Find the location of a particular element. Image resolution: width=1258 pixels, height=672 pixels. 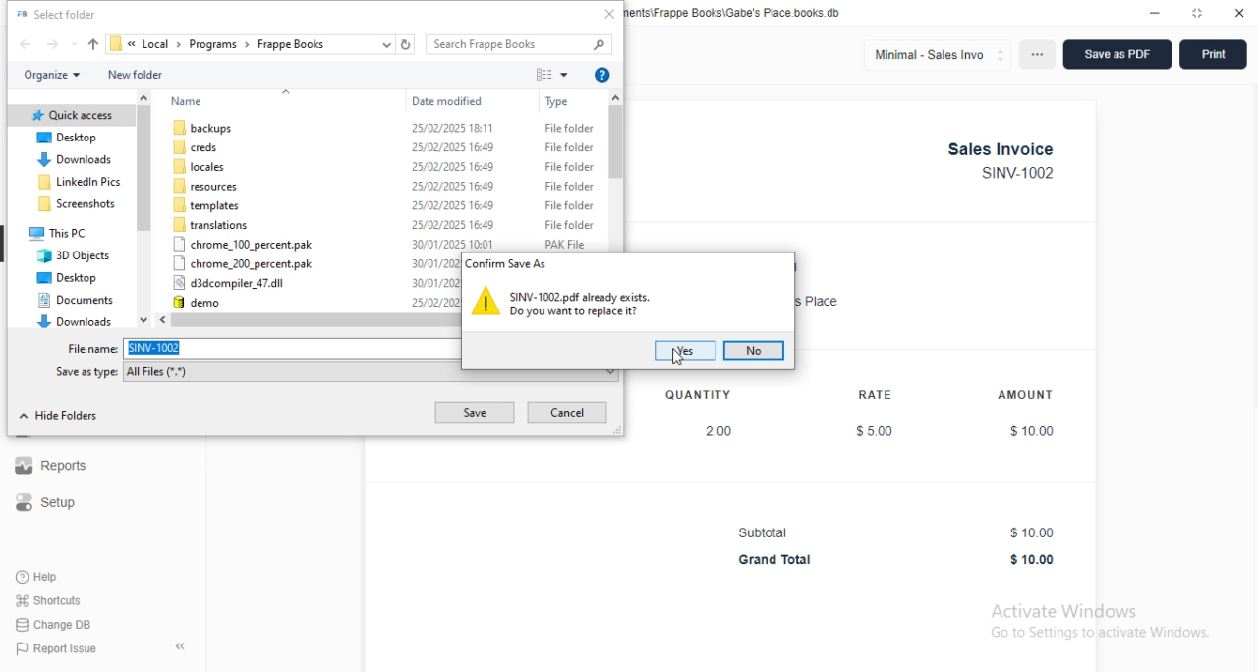

this PC is located at coordinates (58, 234).